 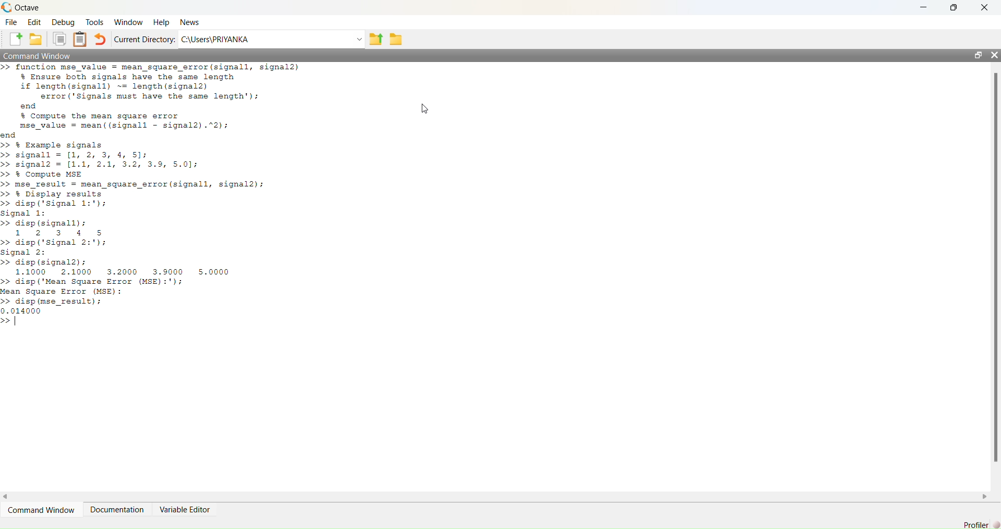 I want to click on share folder, so click(x=377, y=39).